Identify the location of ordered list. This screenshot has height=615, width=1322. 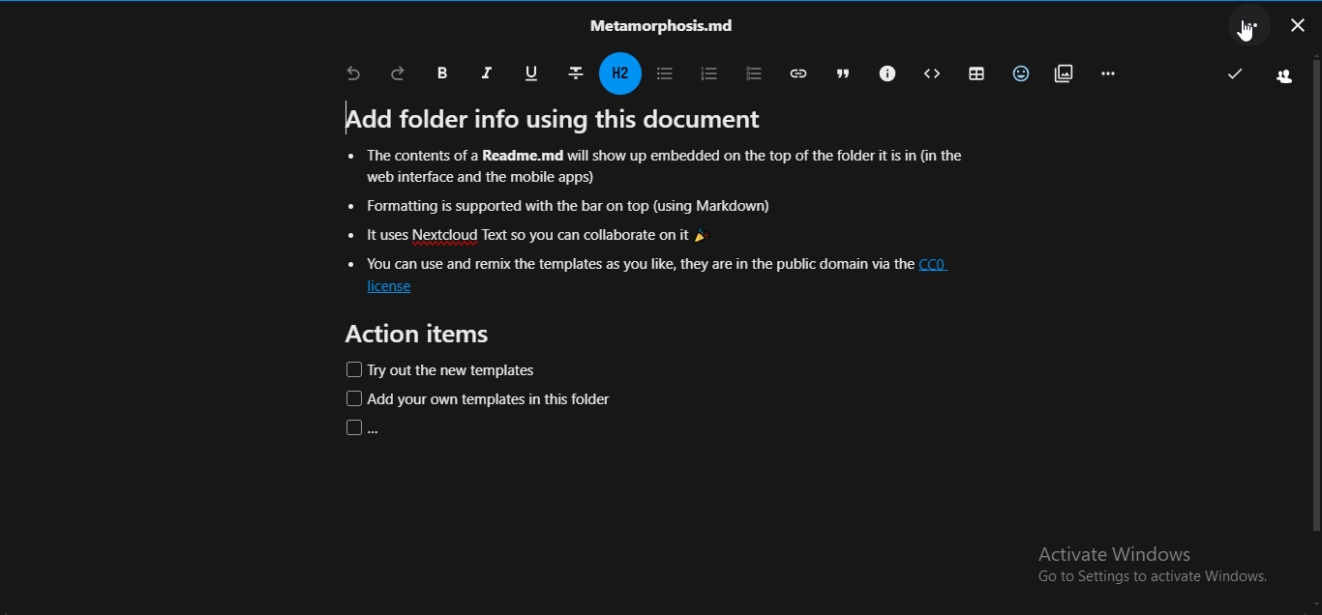
(707, 72).